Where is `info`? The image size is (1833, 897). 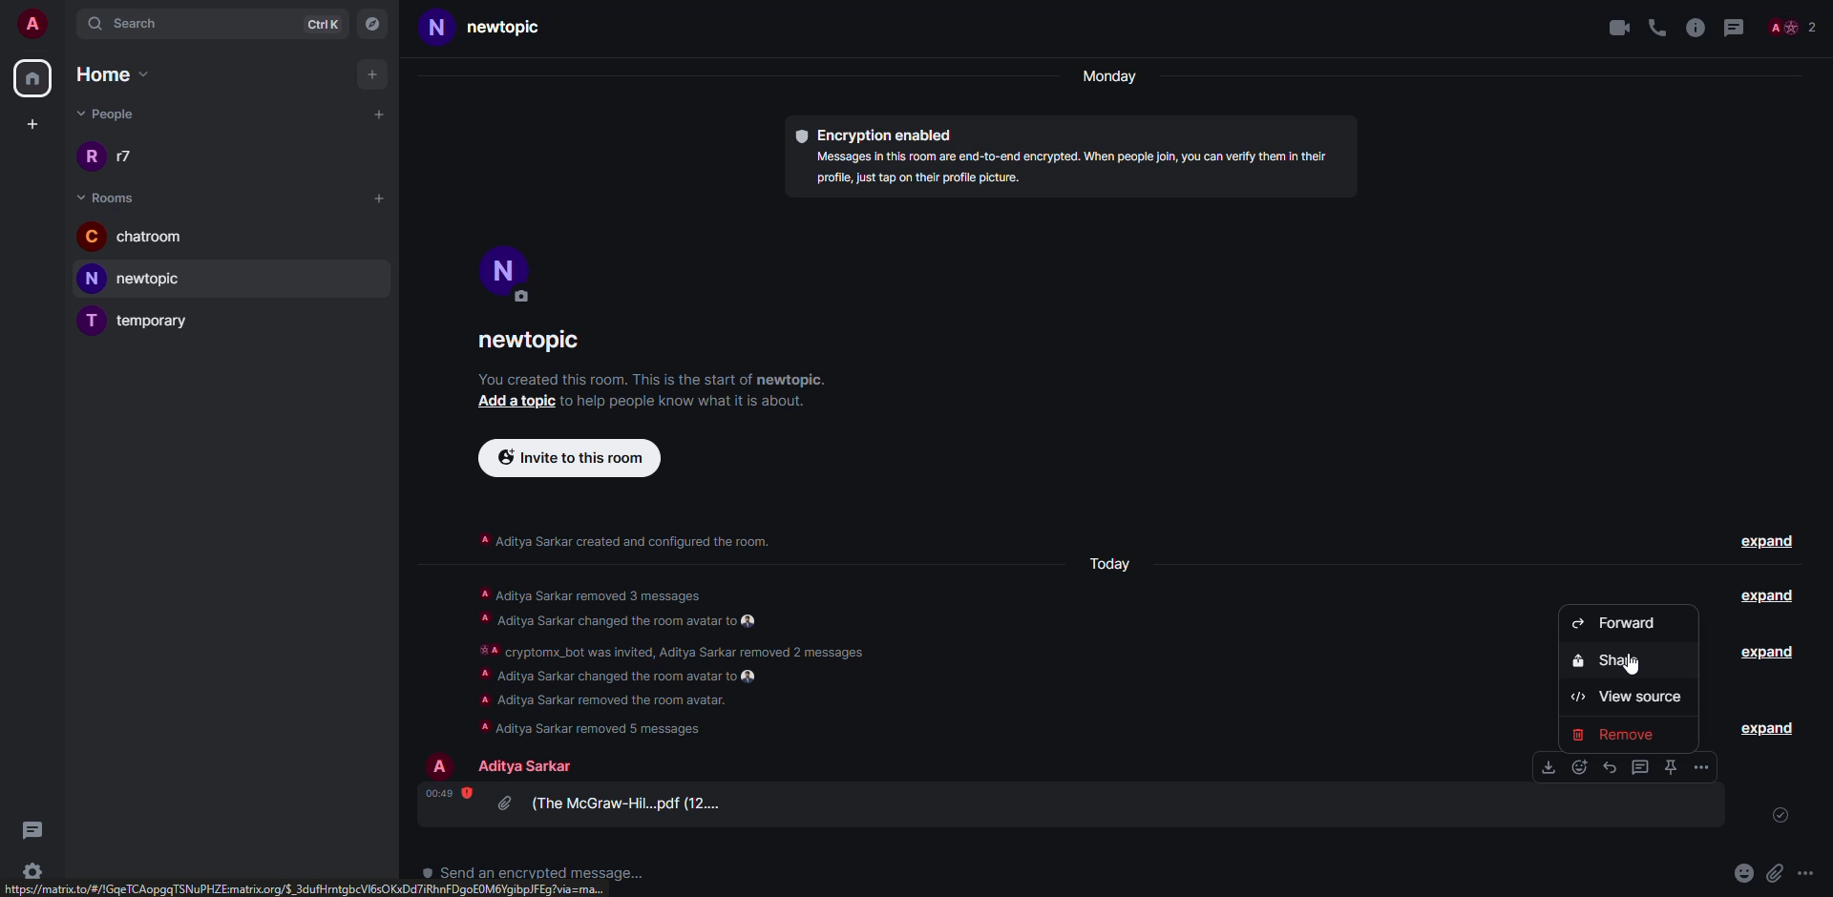
info is located at coordinates (696, 405).